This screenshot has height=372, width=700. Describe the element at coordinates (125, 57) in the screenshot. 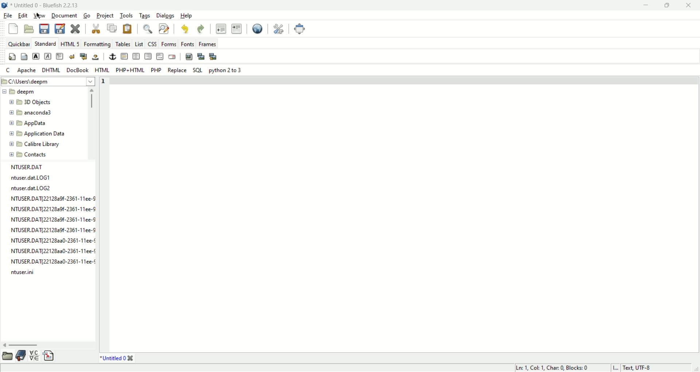

I see `horizontal rule` at that location.